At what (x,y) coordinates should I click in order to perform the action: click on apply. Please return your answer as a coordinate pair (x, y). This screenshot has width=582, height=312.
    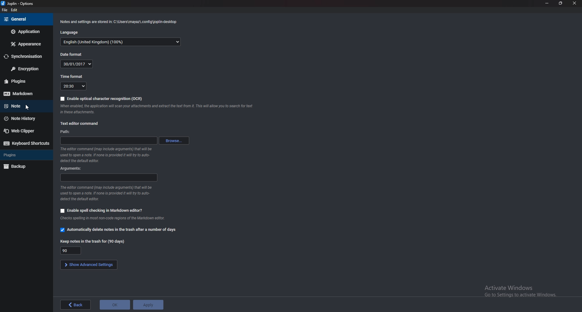
    Looking at the image, I should click on (148, 304).